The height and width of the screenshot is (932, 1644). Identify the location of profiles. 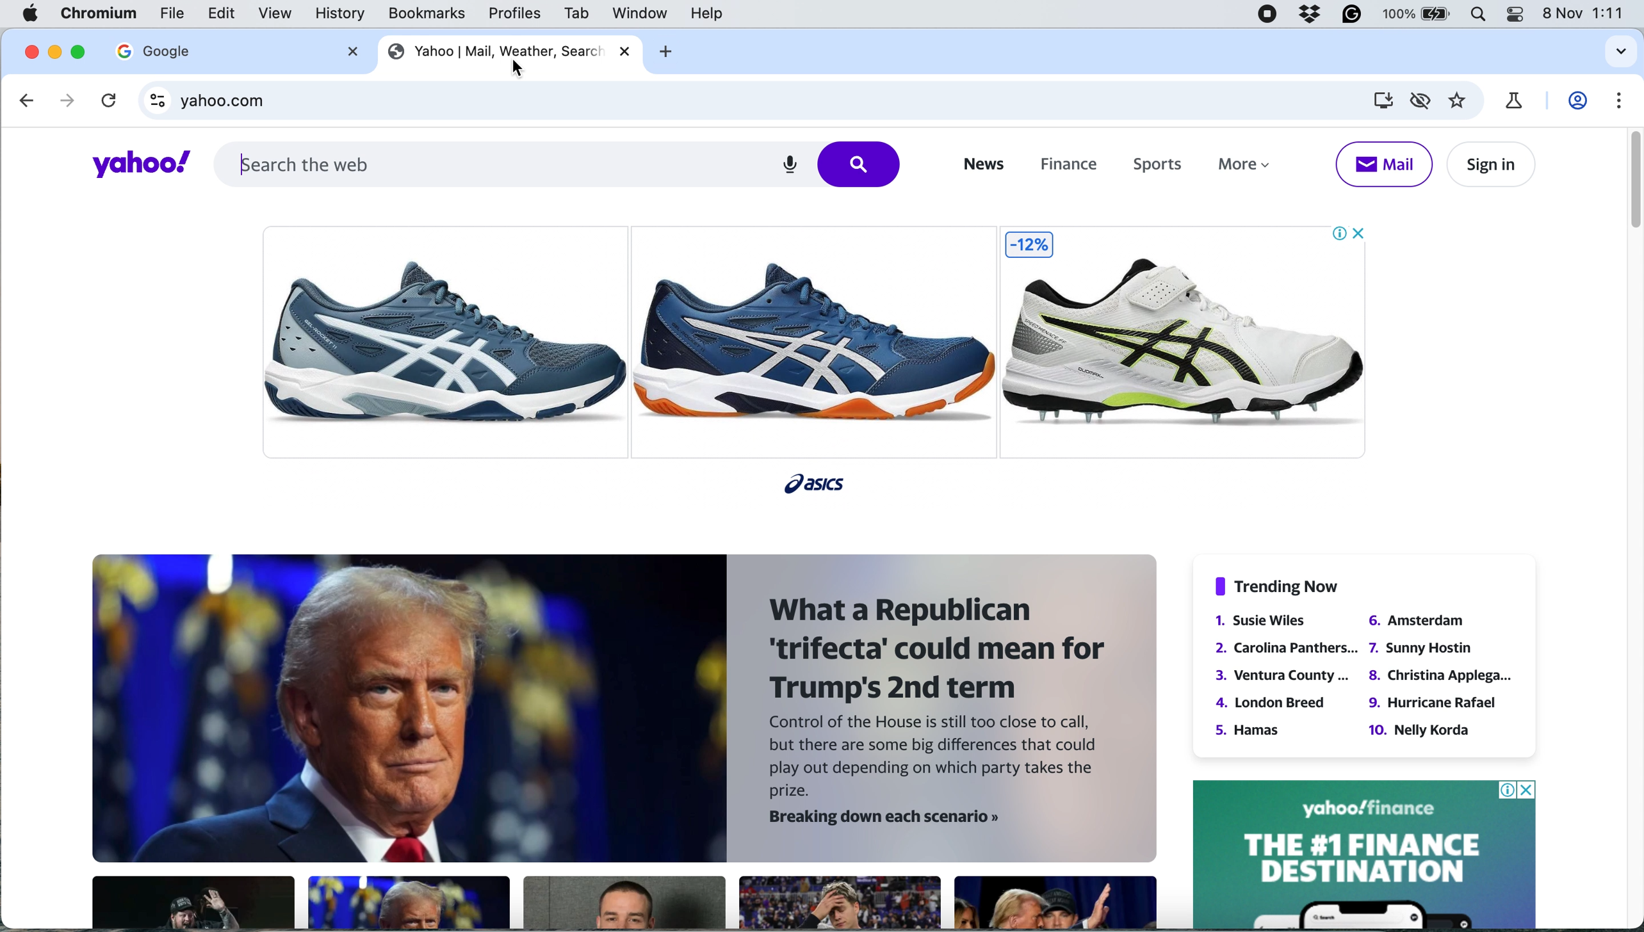
(516, 14).